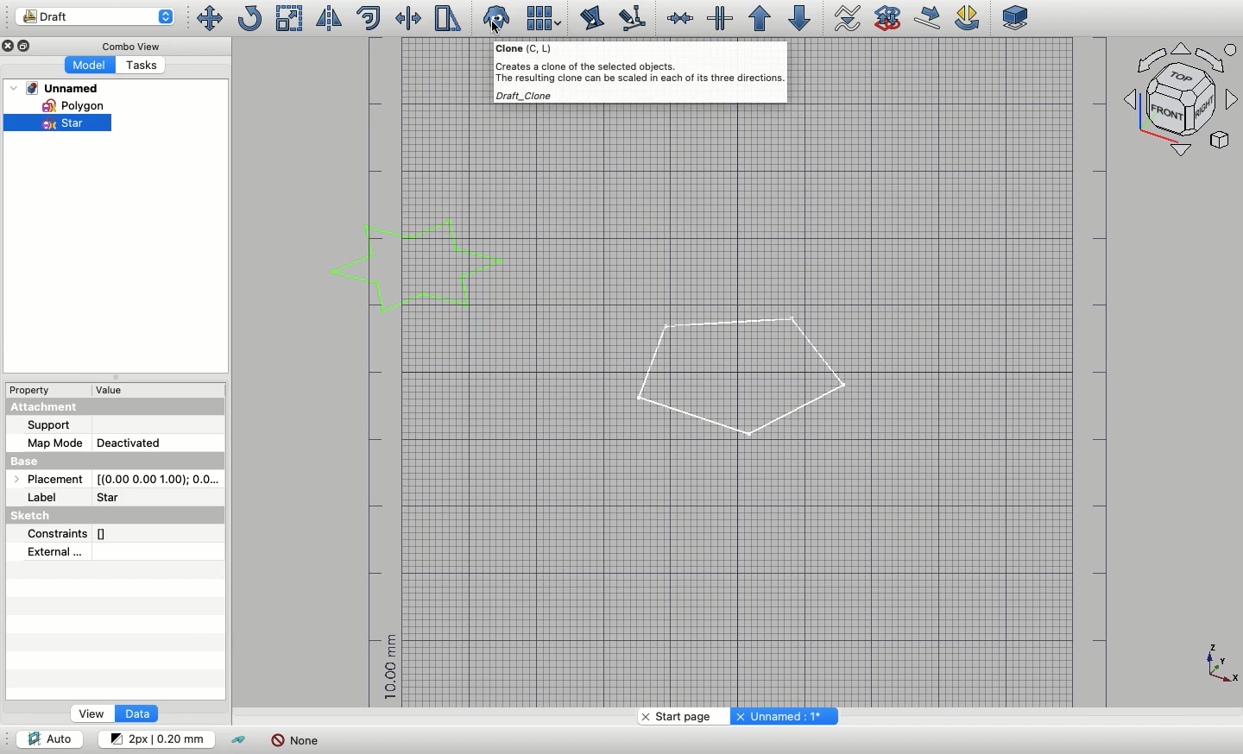 Image resolution: width=1243 pixels, height=754 pixels. I want to click on Star, so click(58, 123).